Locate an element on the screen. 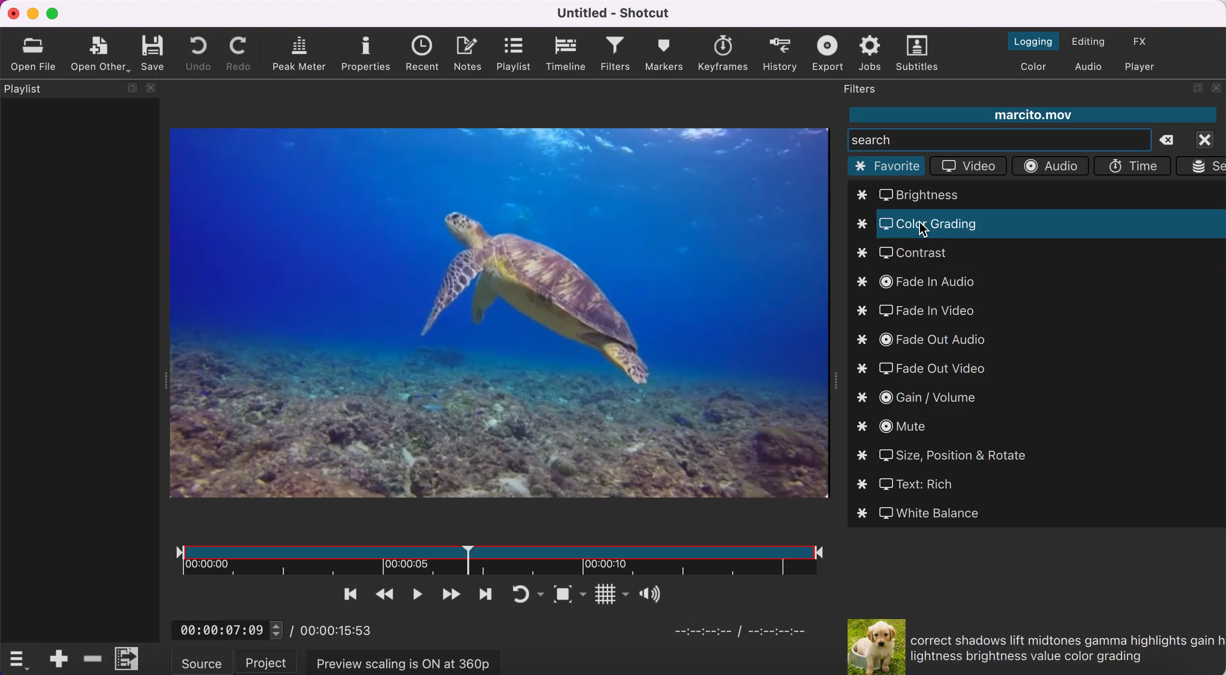  00:00:15:53 is located at coordinates (341, 629).